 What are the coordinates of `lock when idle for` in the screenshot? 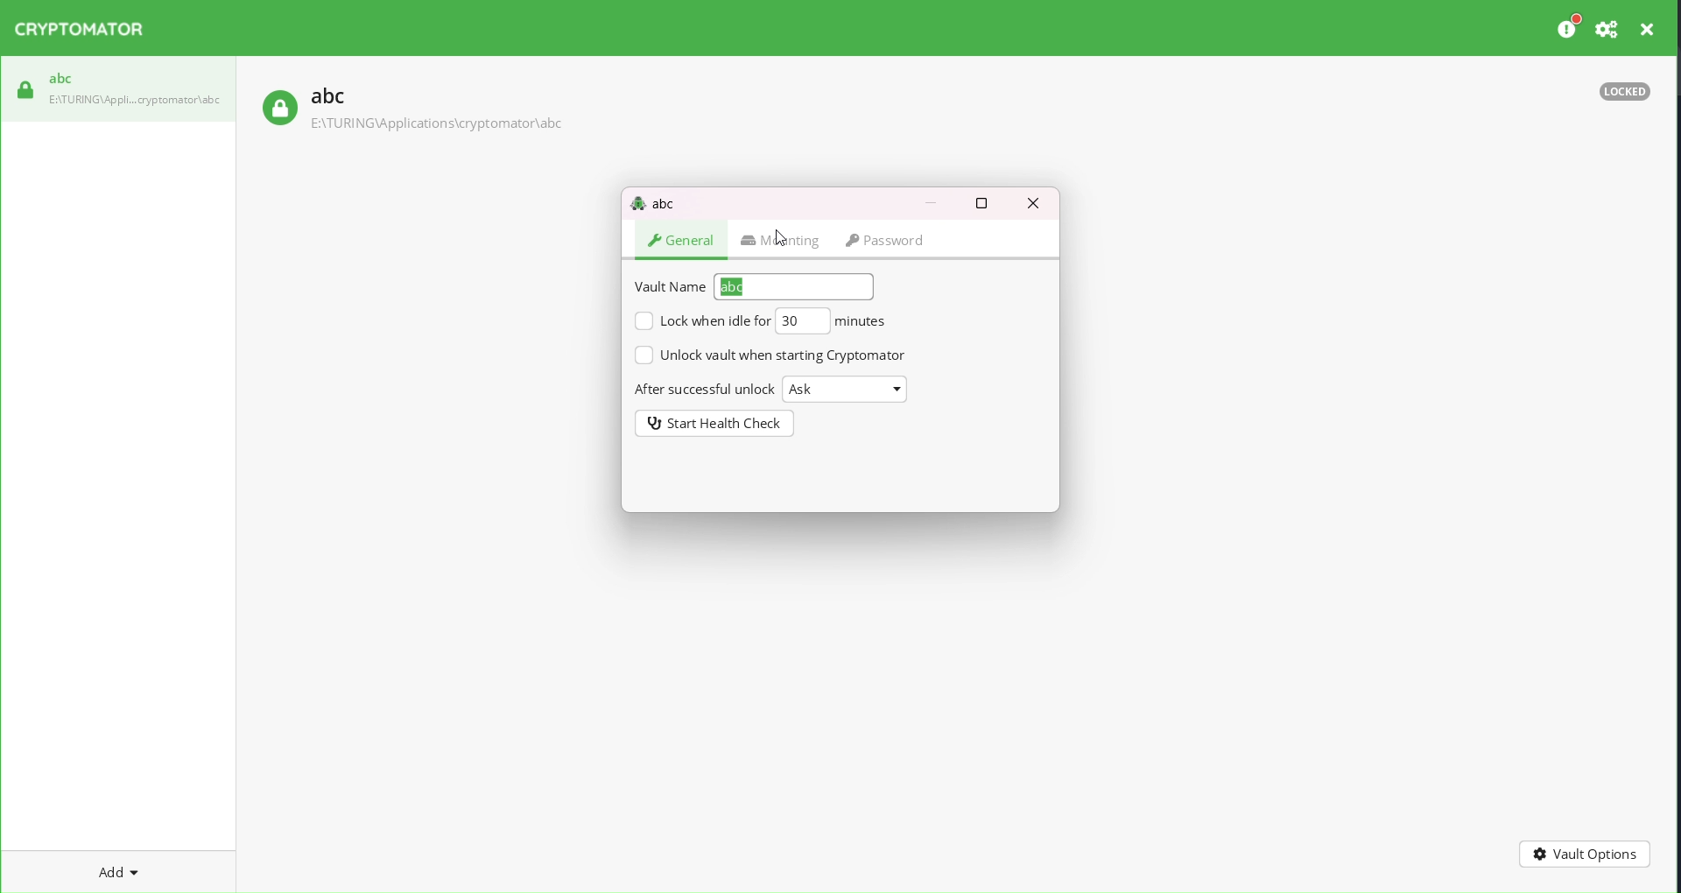 It's located at (701, 321).